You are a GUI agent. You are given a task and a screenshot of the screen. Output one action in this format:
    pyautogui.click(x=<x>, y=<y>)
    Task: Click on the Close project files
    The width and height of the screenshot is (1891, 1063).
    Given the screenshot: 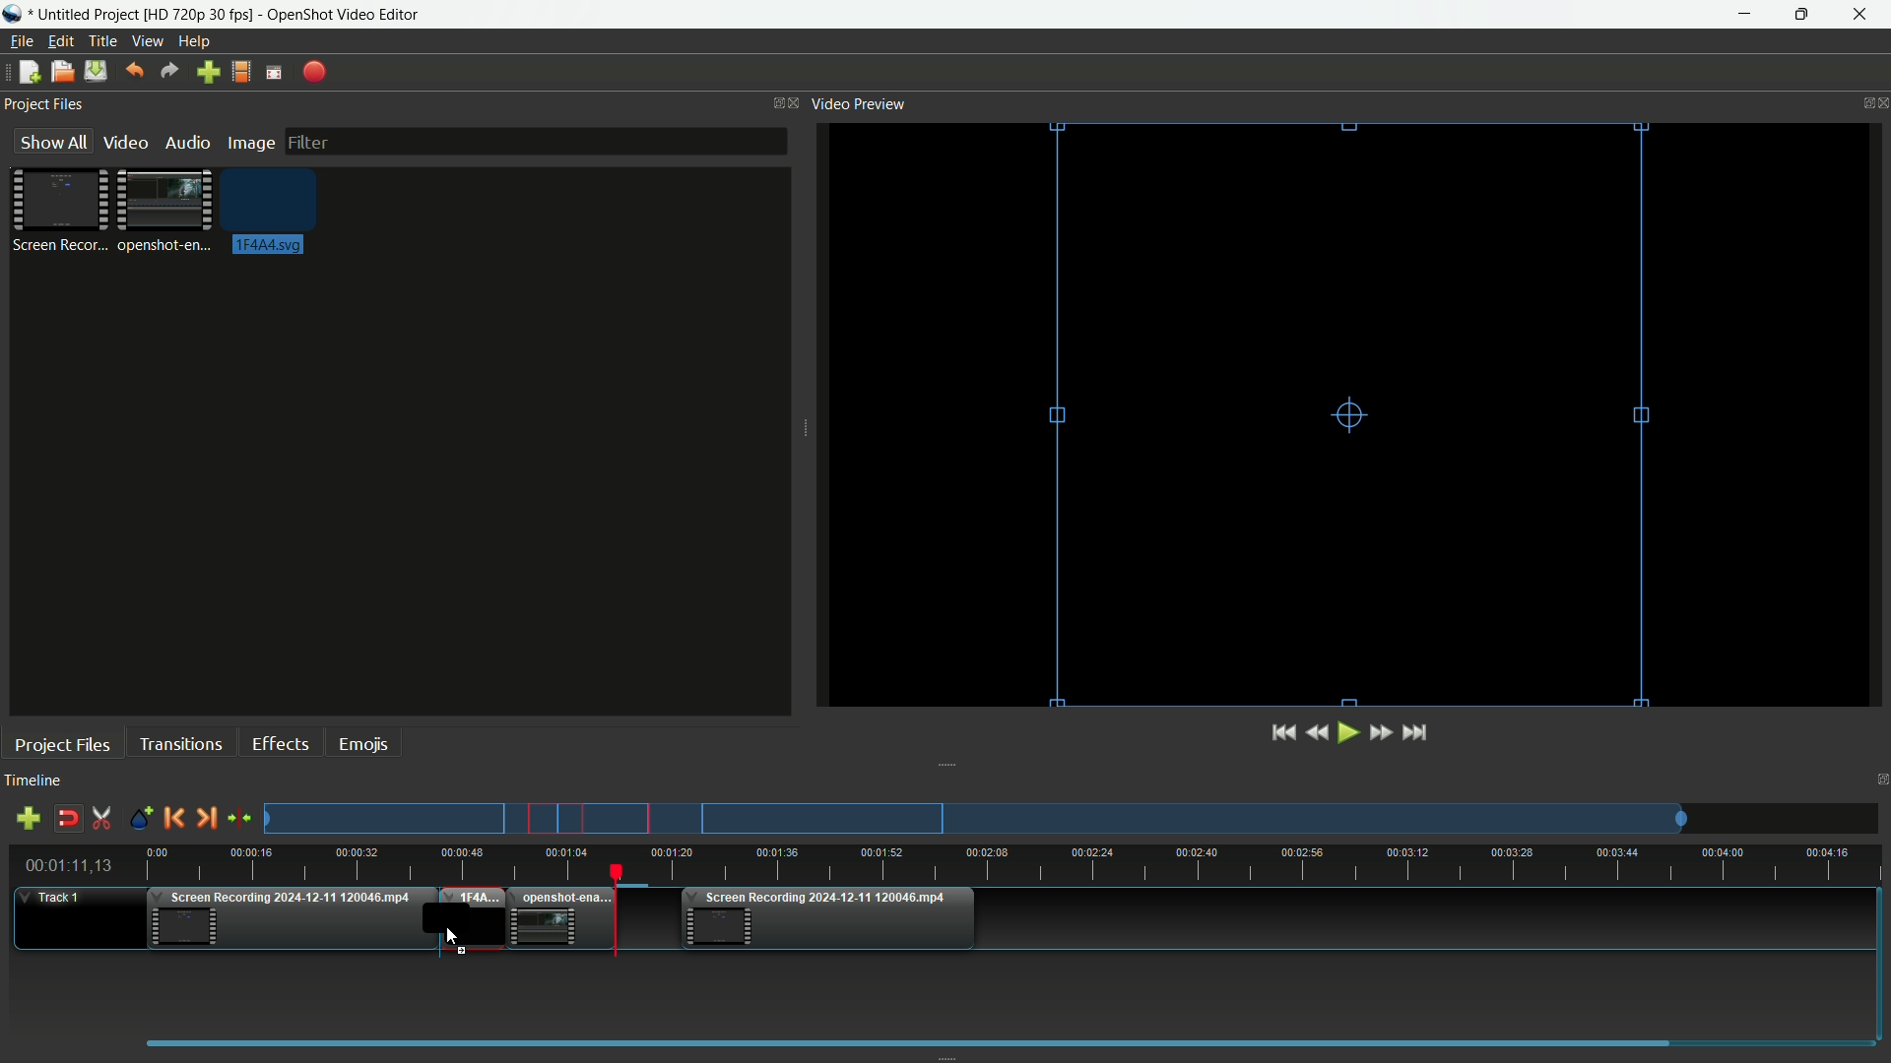 What is the action you would take?
    pyautogui.click(x=797, y=102)
    